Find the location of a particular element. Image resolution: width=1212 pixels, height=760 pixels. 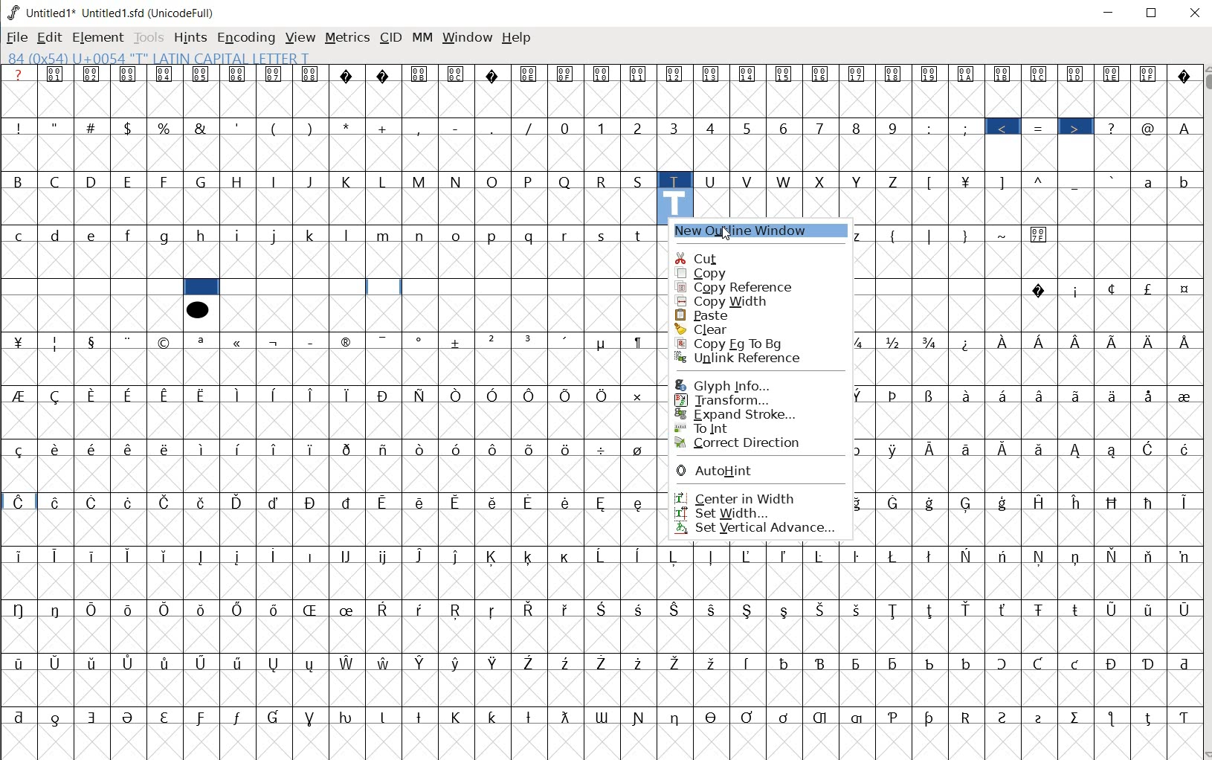

Symbol is located at coordinates (56, 342).